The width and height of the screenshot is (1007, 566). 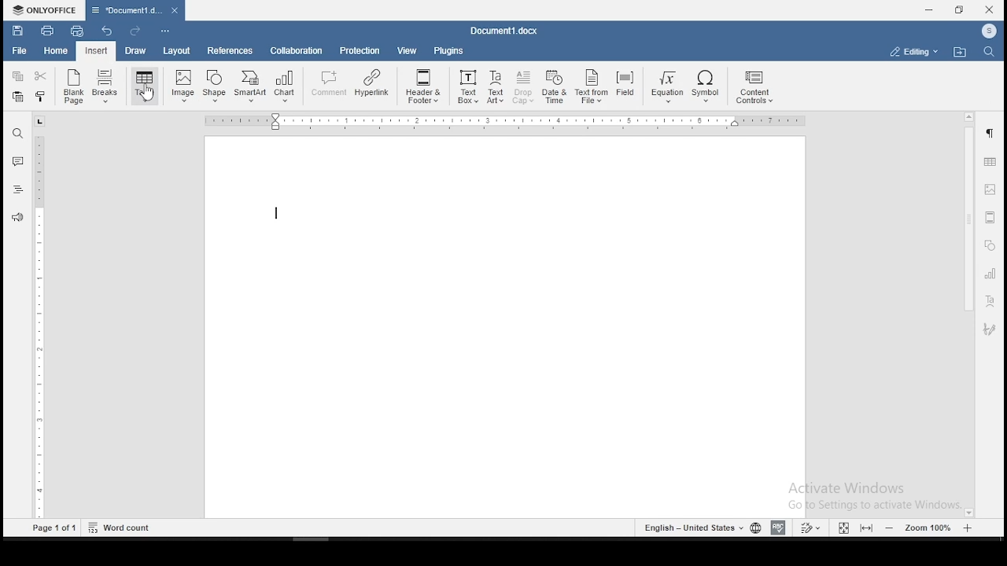 What do you see at coordinates (508, 122) in the screenshot?
I see `Ruler` at bounding box center [508, 122].